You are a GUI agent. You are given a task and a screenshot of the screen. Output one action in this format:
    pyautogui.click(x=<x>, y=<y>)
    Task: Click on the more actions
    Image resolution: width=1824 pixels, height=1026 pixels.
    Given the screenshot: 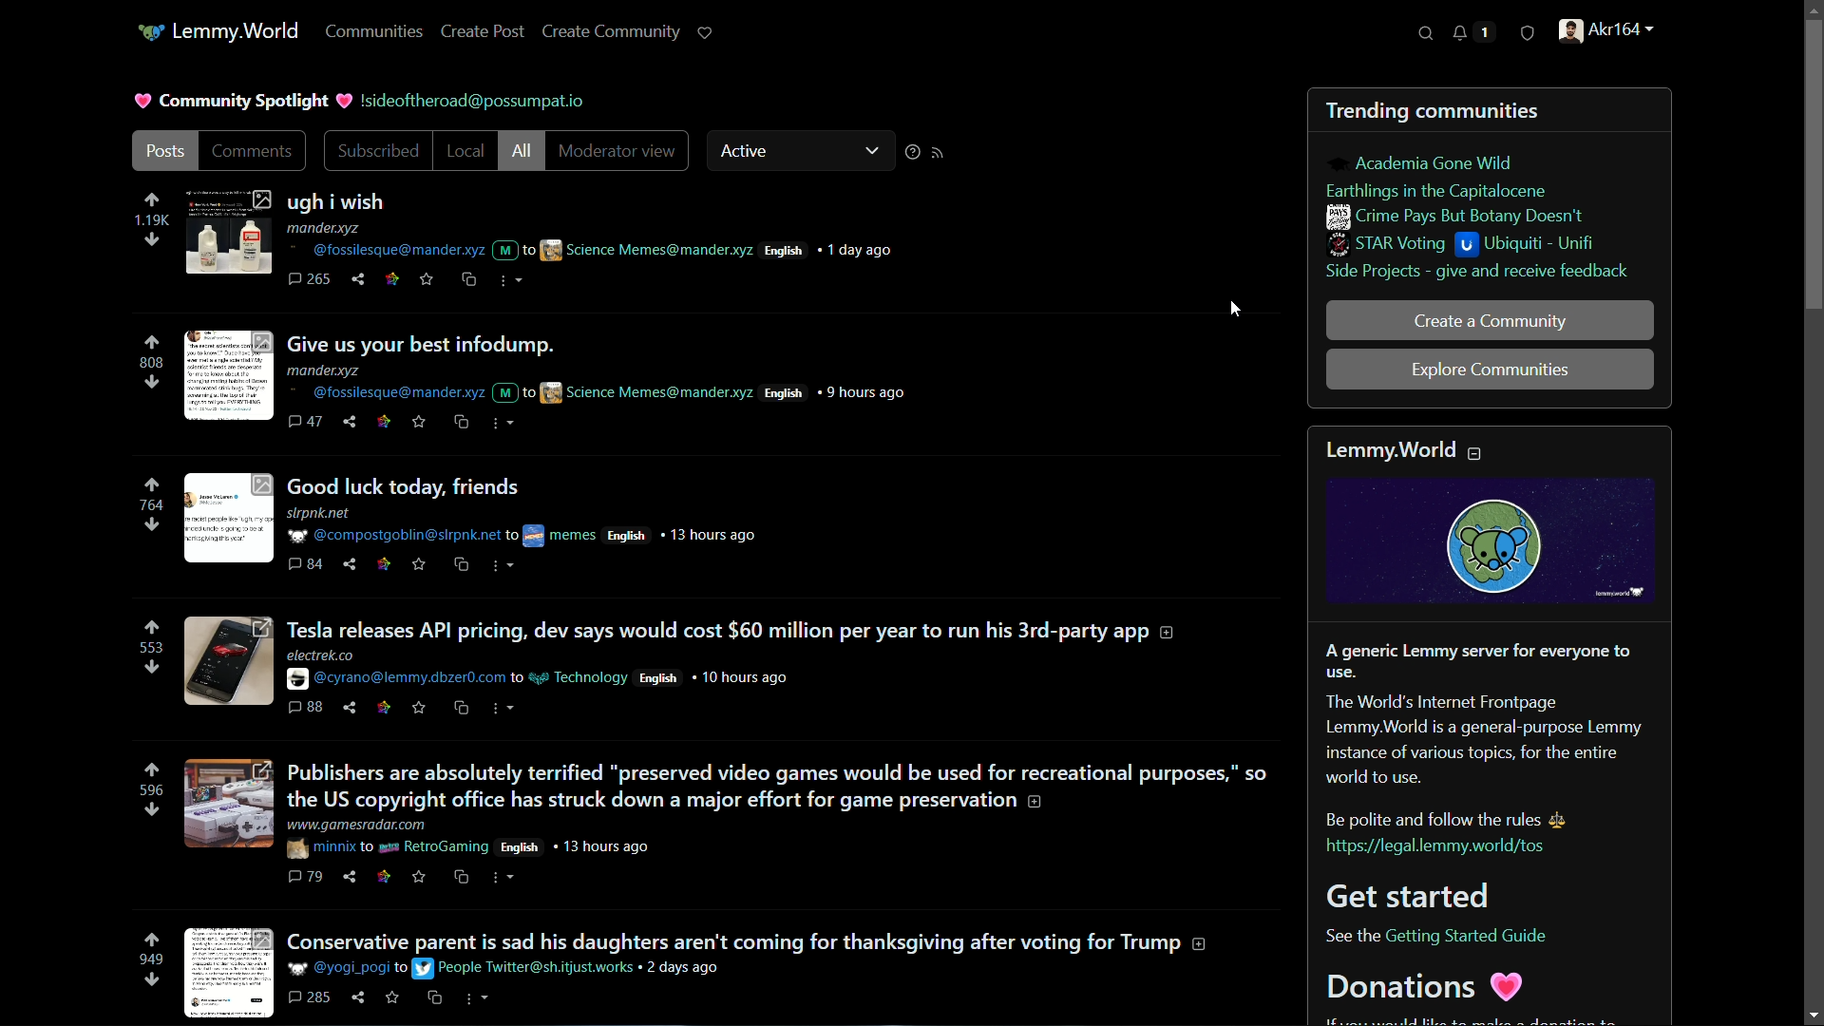 What is the action you would take?
    pyautogui.click(x=508, y=708)
    